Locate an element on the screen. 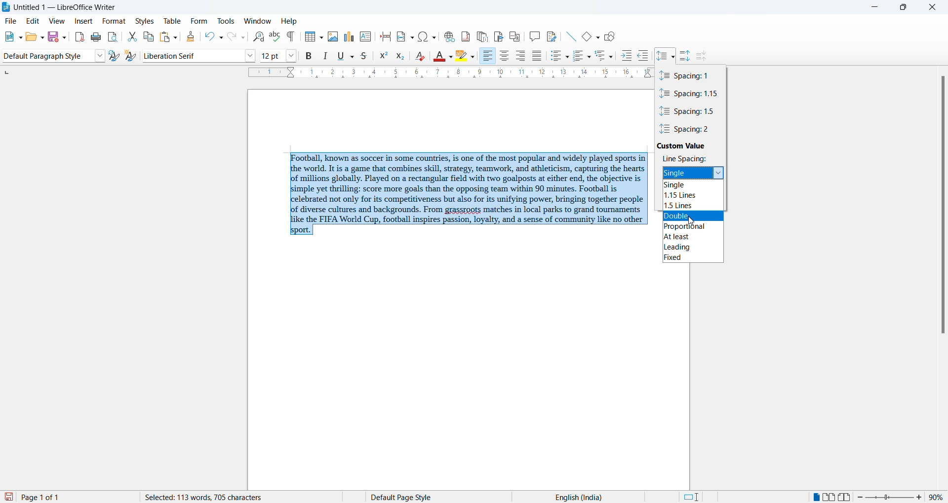 This screenshot has width=948, height=503. file is located at coordinates (13, 21).